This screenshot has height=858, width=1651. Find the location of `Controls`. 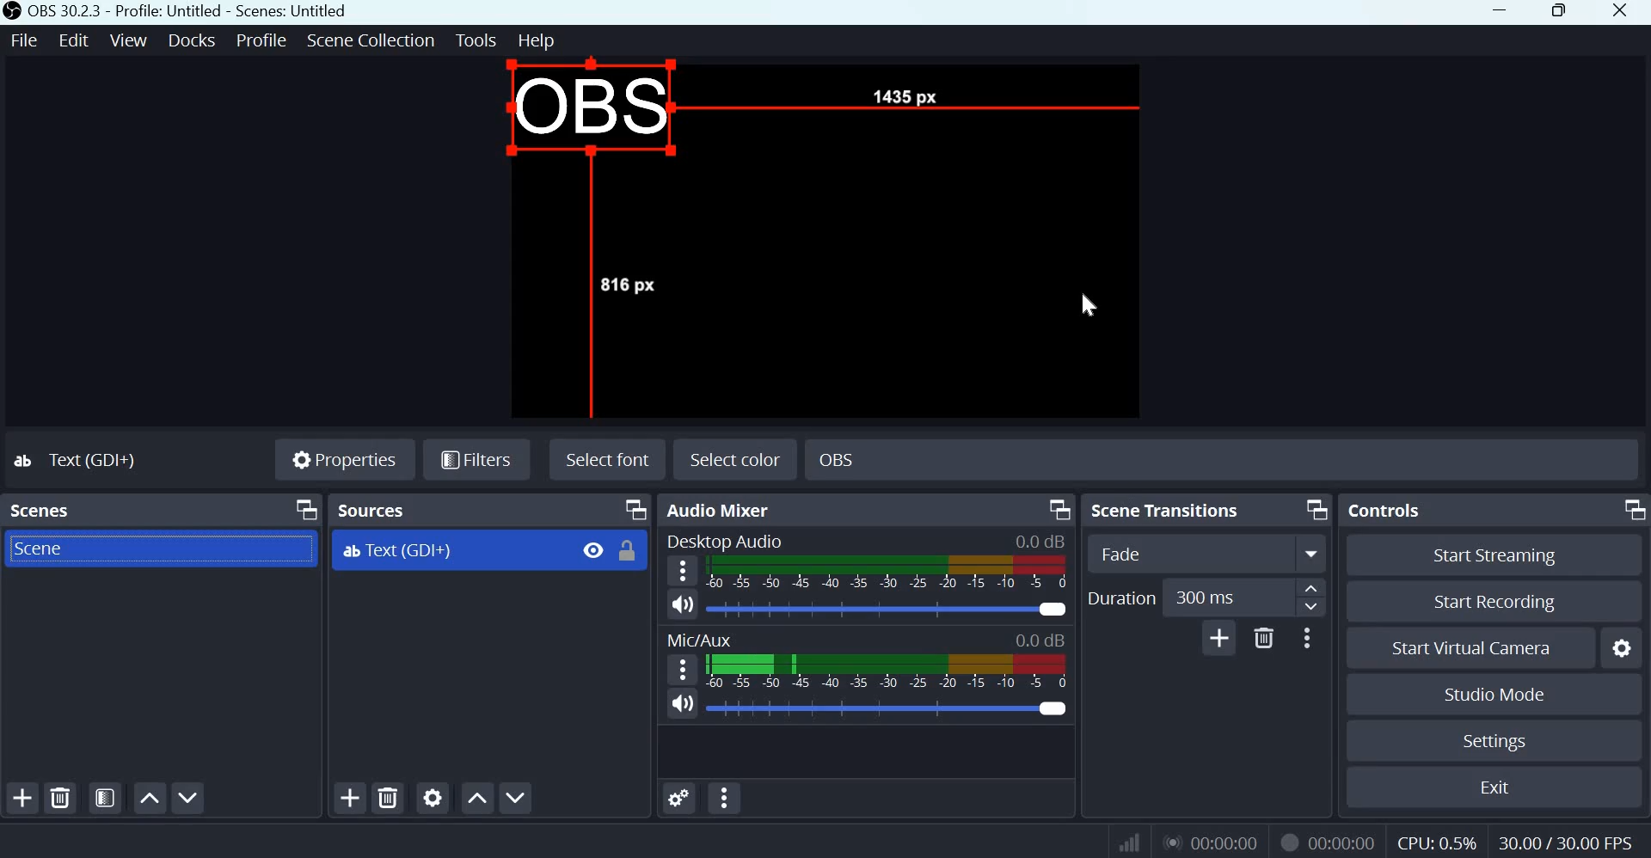

Controls is located at coordinates (1385, 511).